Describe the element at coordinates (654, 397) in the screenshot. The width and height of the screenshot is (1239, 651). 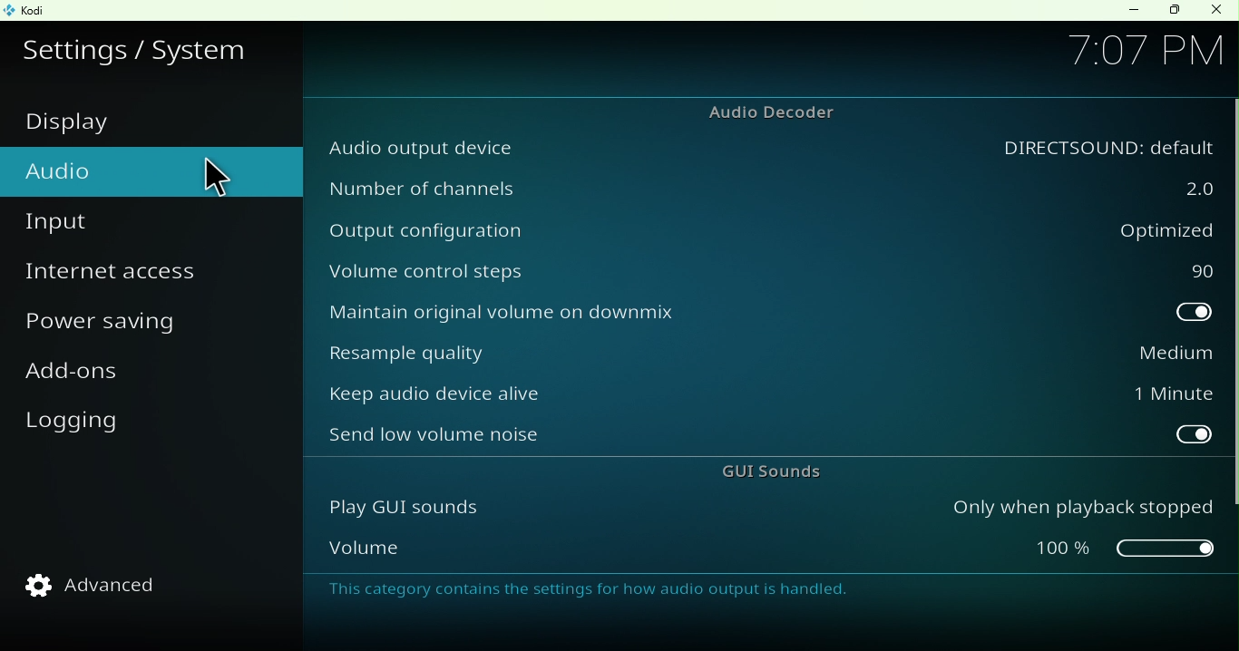
I see `Keep audio device alive` at that location.